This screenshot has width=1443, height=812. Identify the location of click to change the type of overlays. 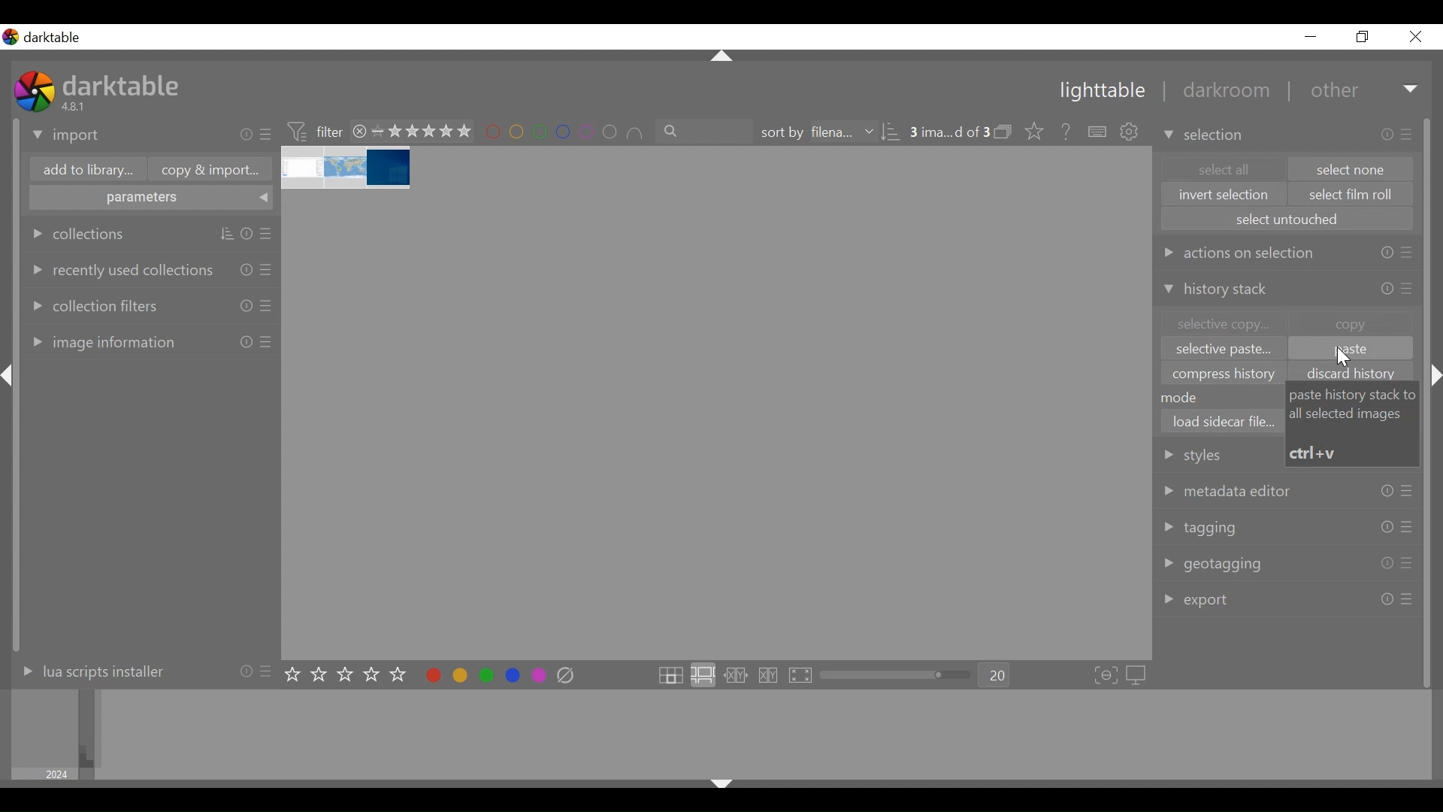
(1031, 130).